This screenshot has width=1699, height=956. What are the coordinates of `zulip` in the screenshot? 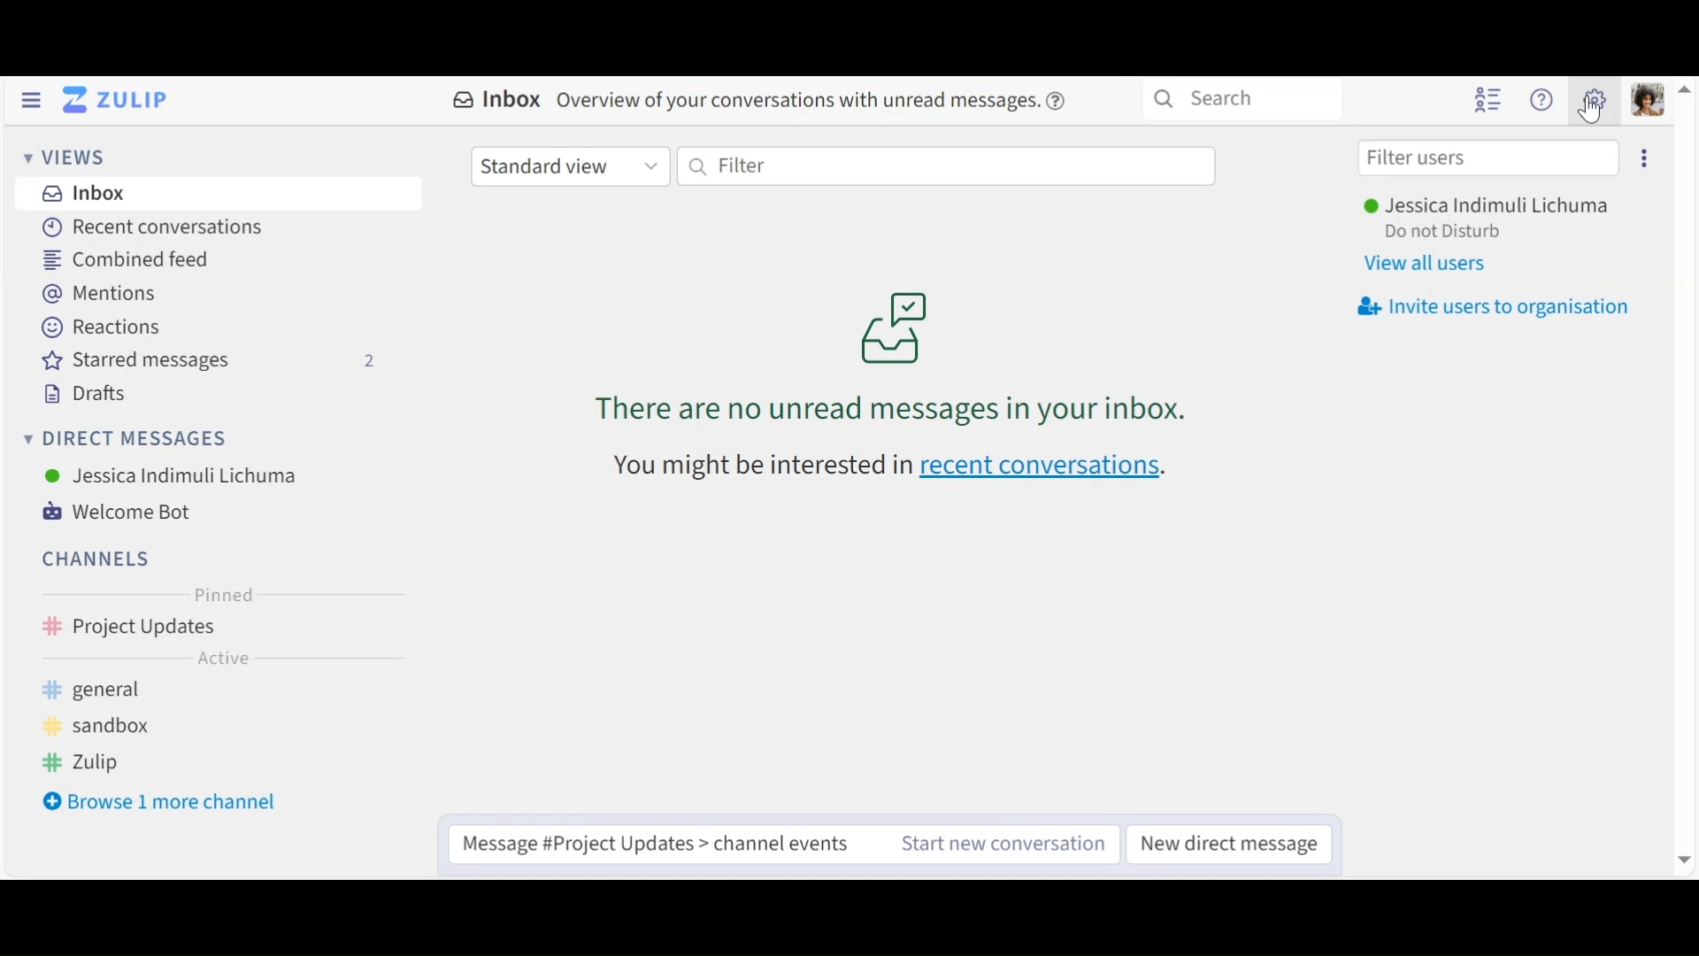 It's located at (93, 766).